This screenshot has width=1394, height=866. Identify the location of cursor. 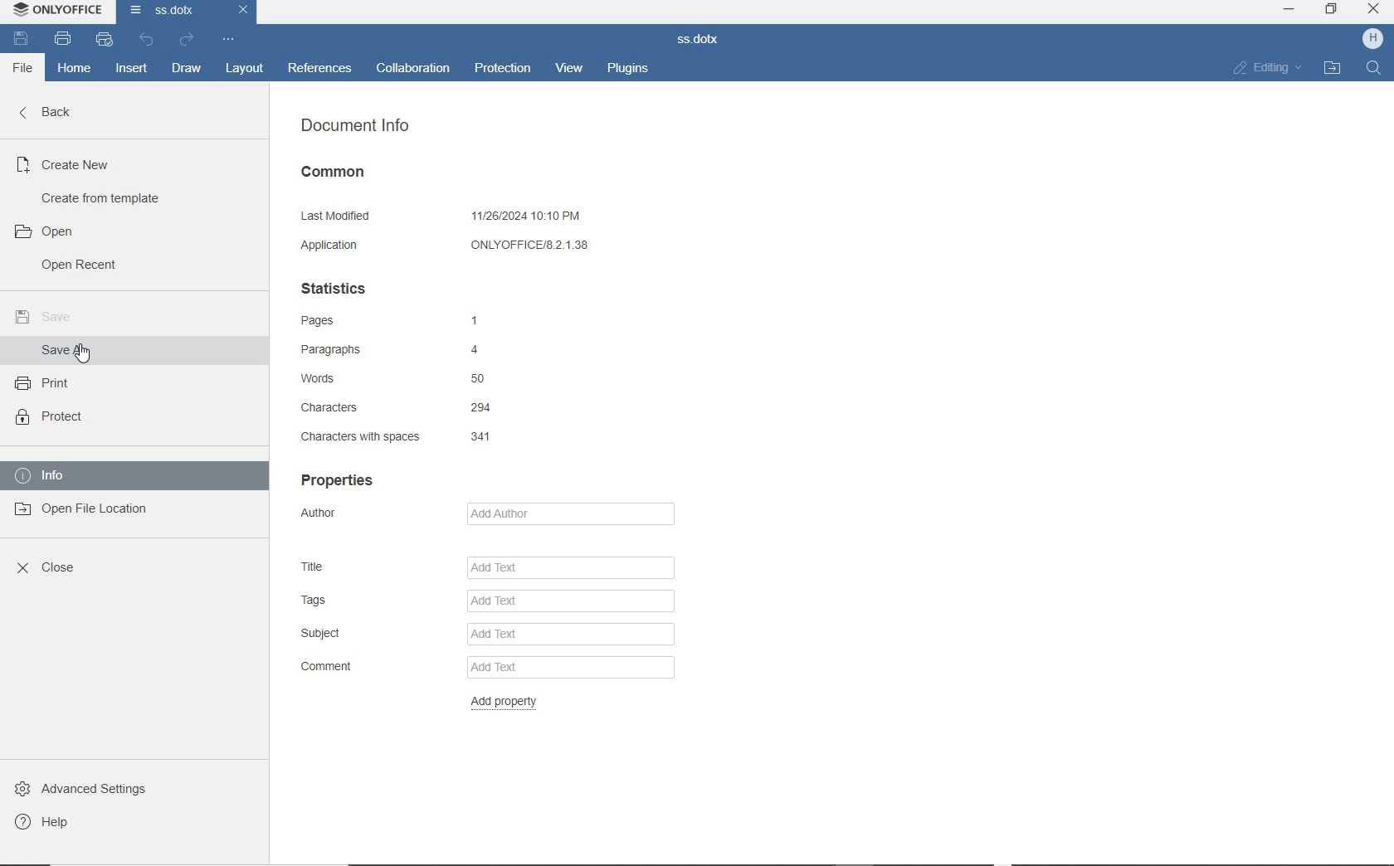
(84, 354).